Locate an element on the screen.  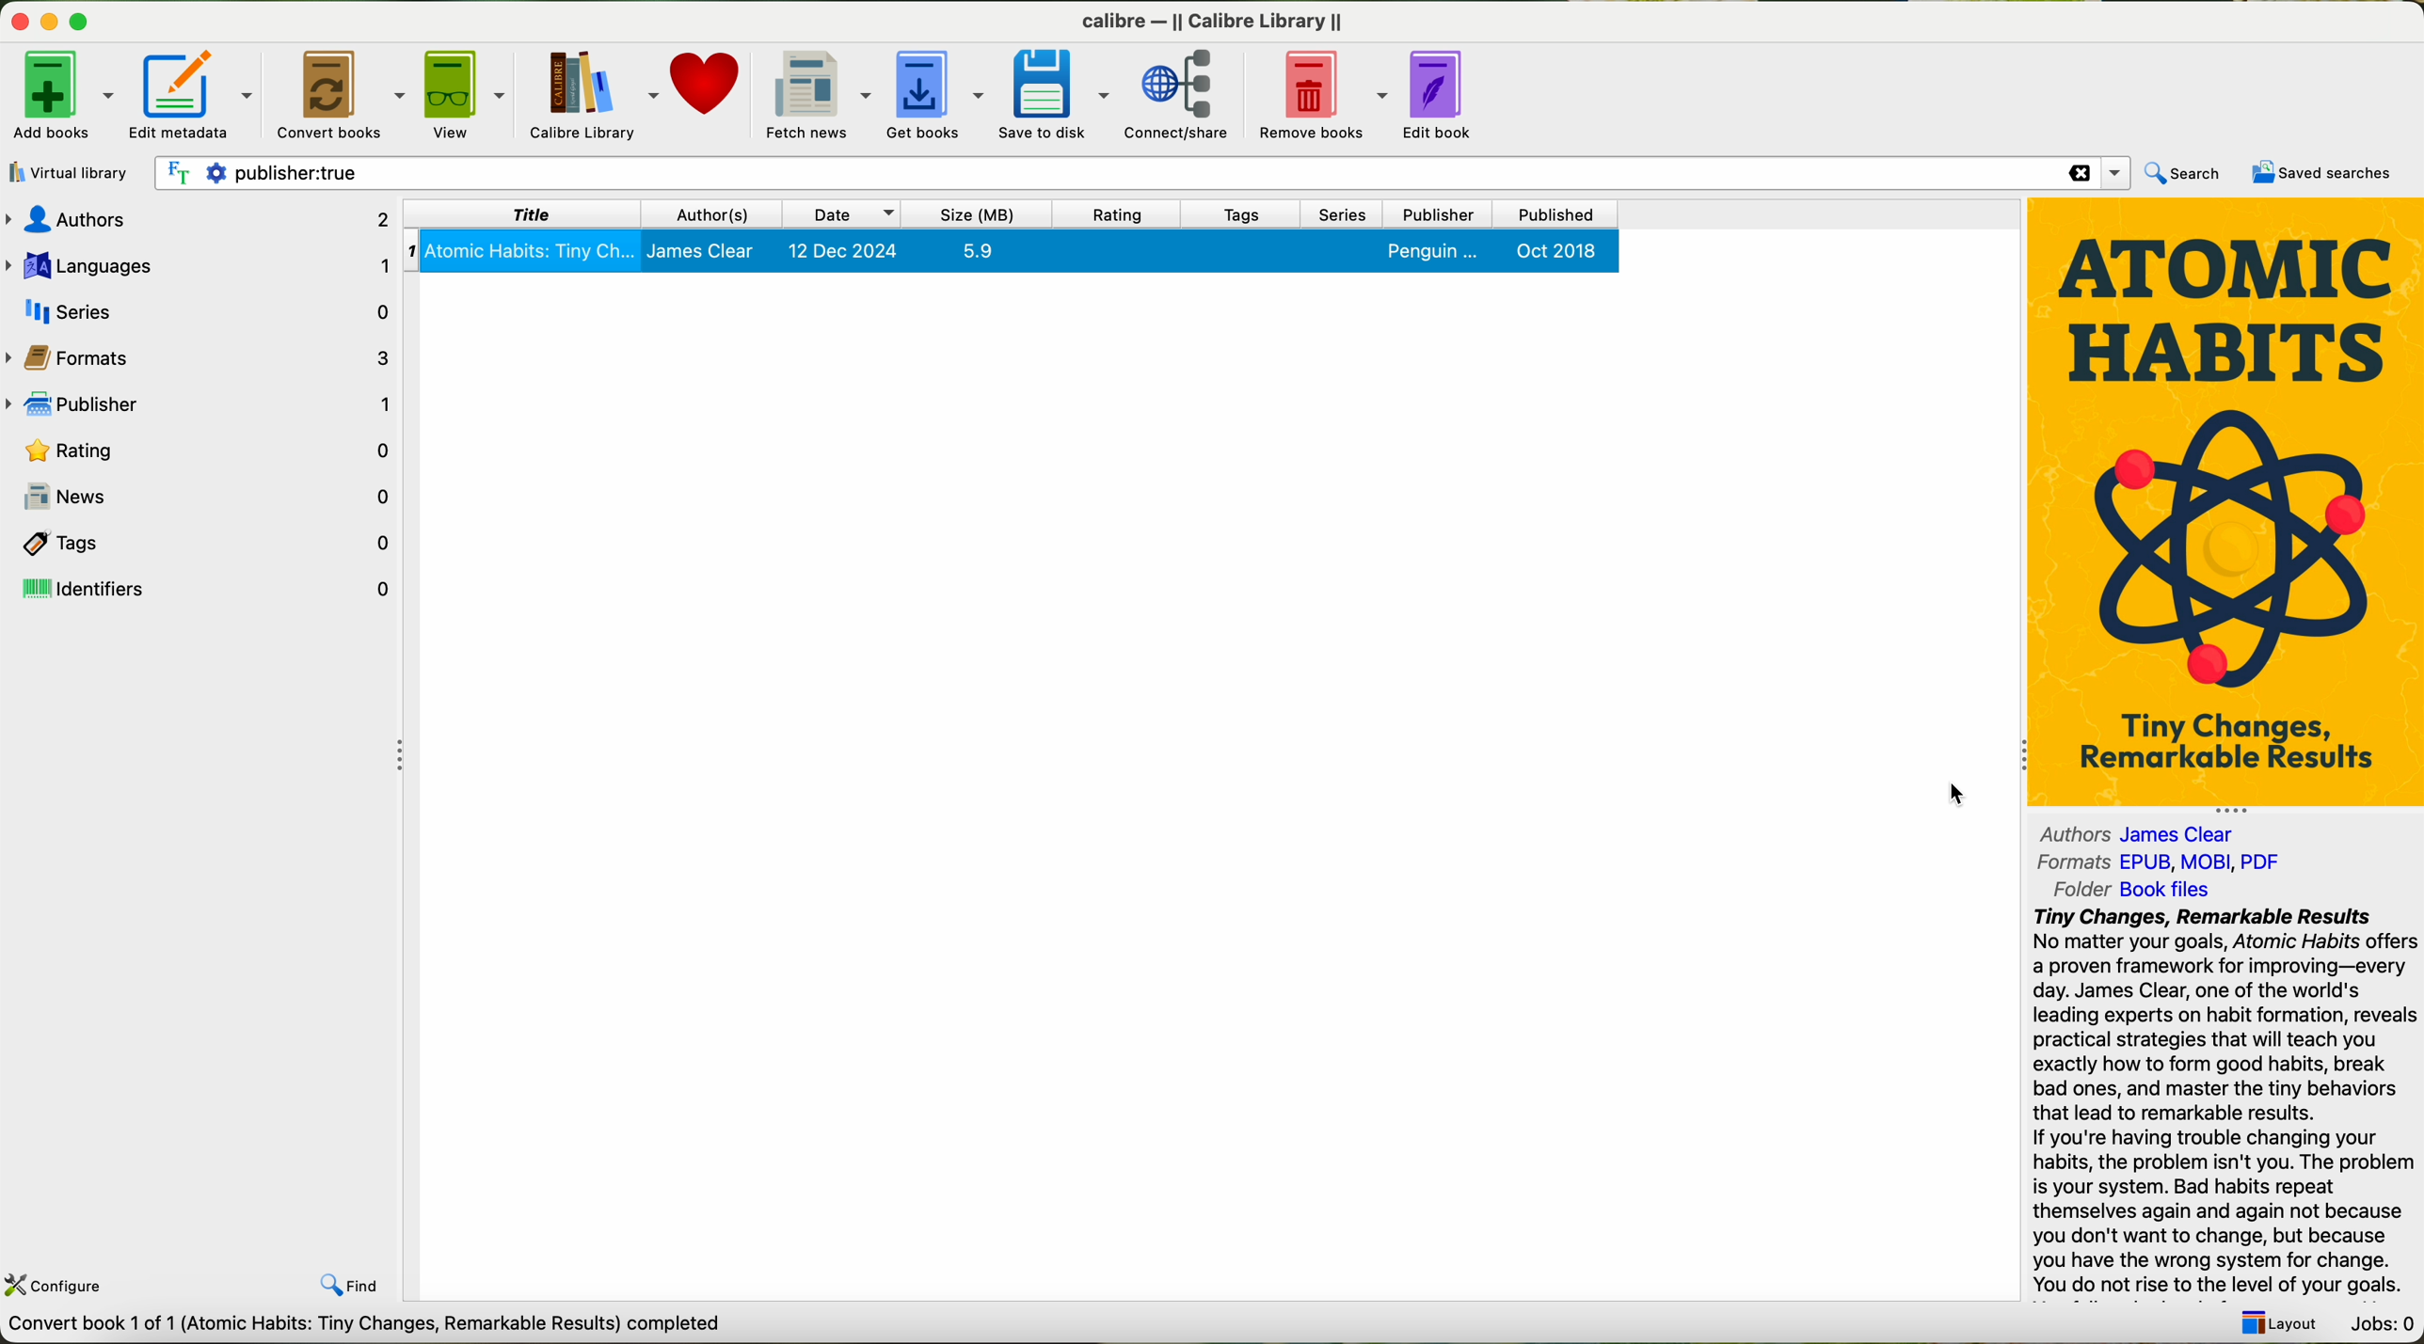
close is located at coordinates (59, 19).